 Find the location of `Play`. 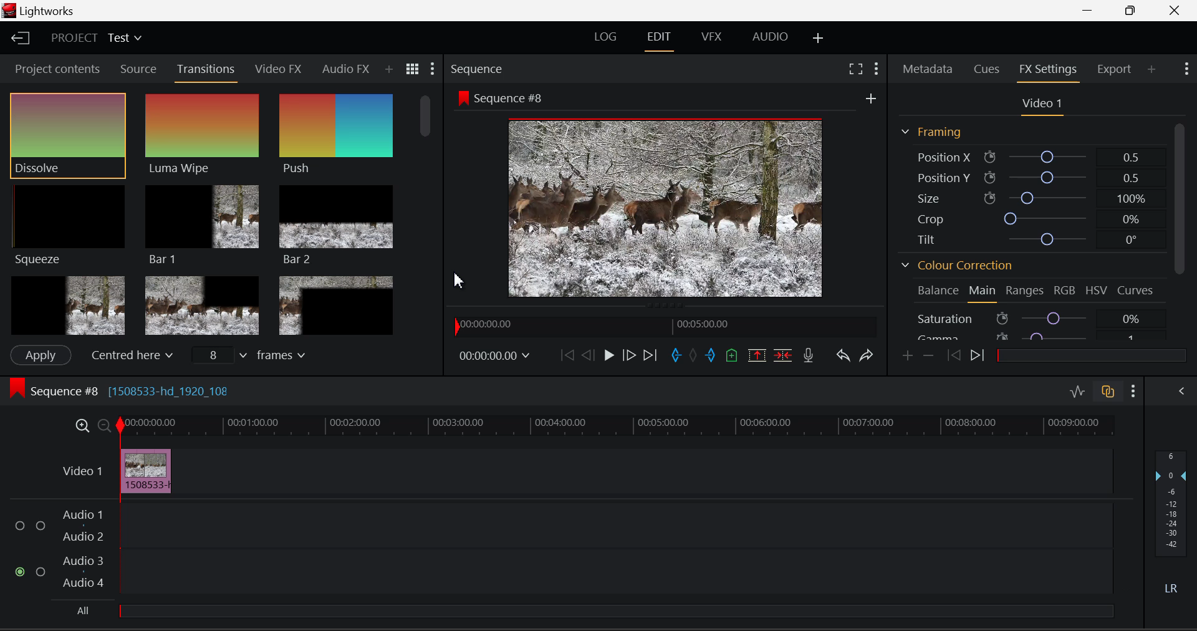

Play is located at coordinates (606, 355).